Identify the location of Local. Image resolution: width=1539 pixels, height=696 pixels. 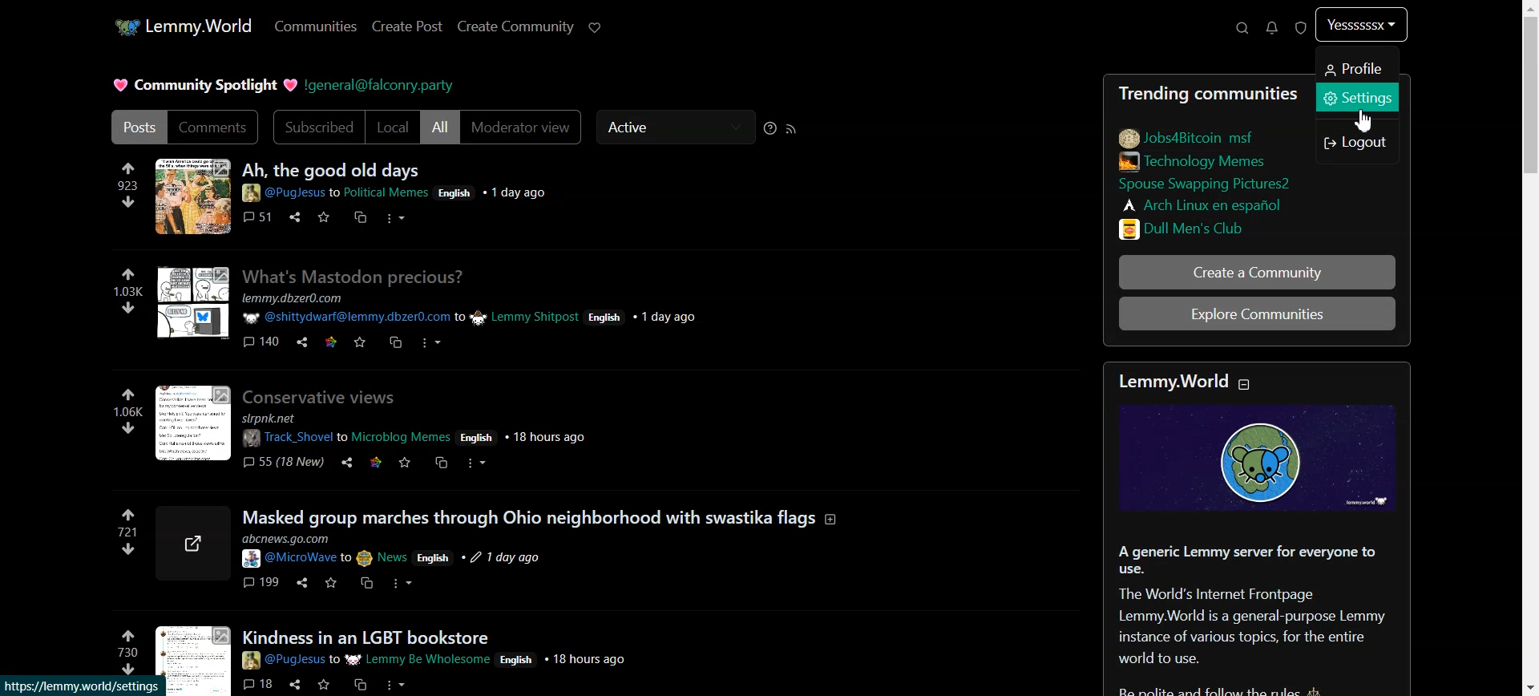
(394, 127).